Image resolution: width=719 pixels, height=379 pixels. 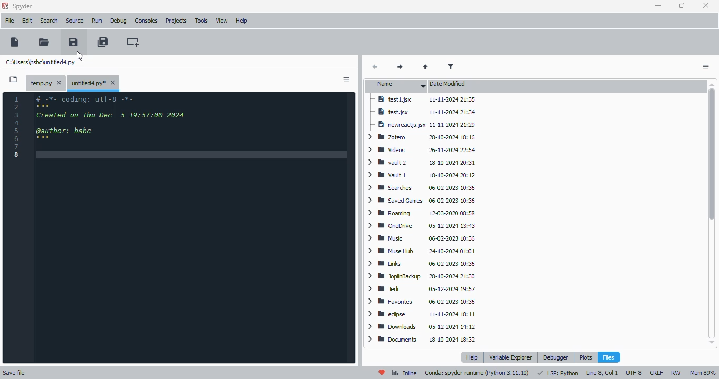 What do you see at coordinates (146, 20) in the screenshot?
I see `consoles` at bounding box center [146, 20].